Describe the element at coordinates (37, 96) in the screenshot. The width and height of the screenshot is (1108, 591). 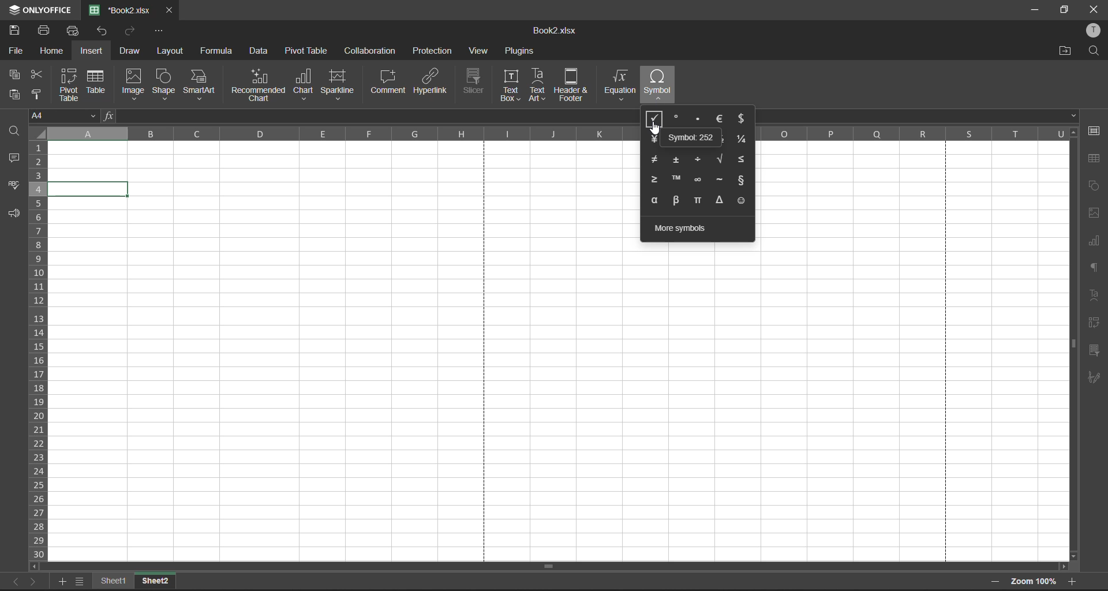
I see `copy style` at that location.